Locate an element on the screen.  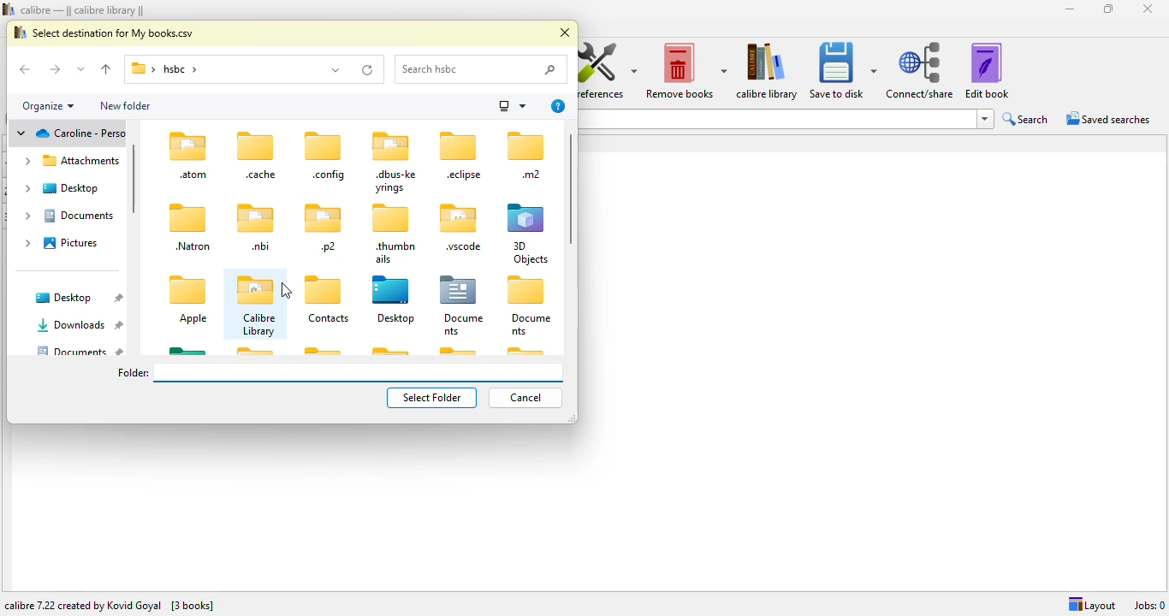
saved searches is located at coordinates (1108, 119).